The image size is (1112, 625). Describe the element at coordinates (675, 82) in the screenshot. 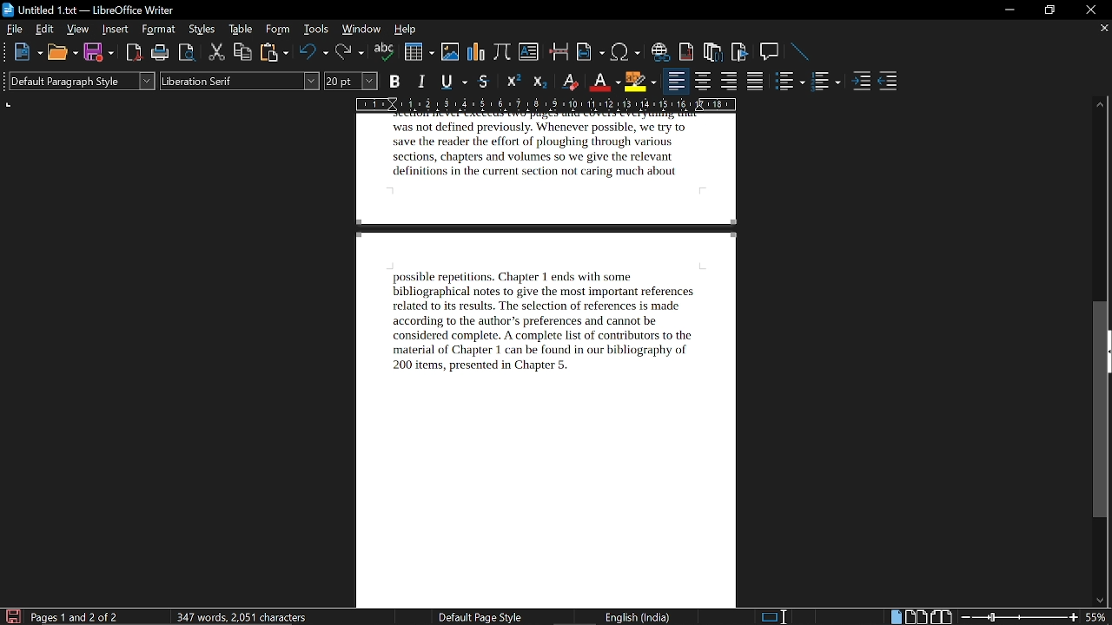

I see `align left` at that location.